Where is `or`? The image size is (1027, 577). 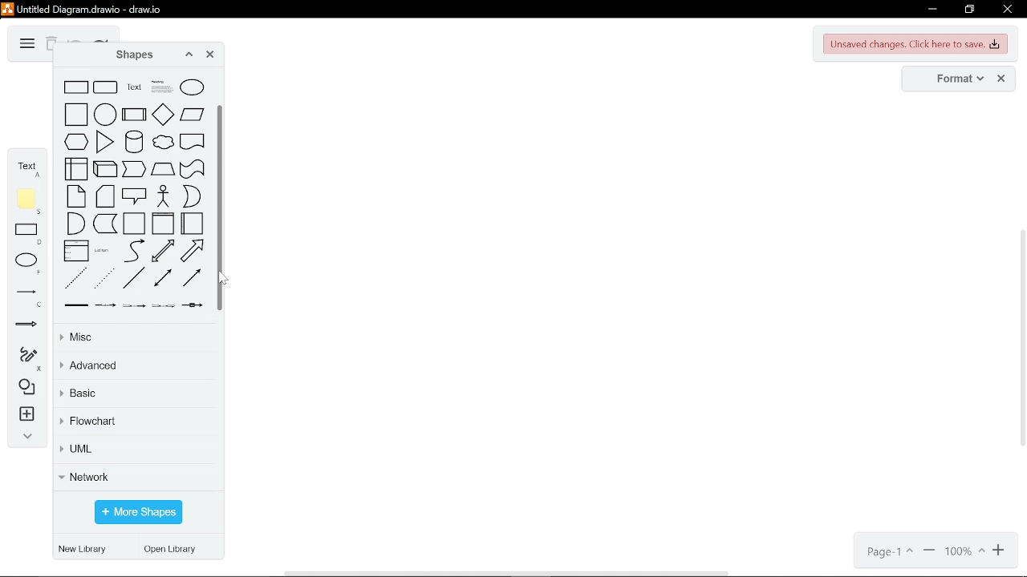 or is located at coordinates (192, 196).